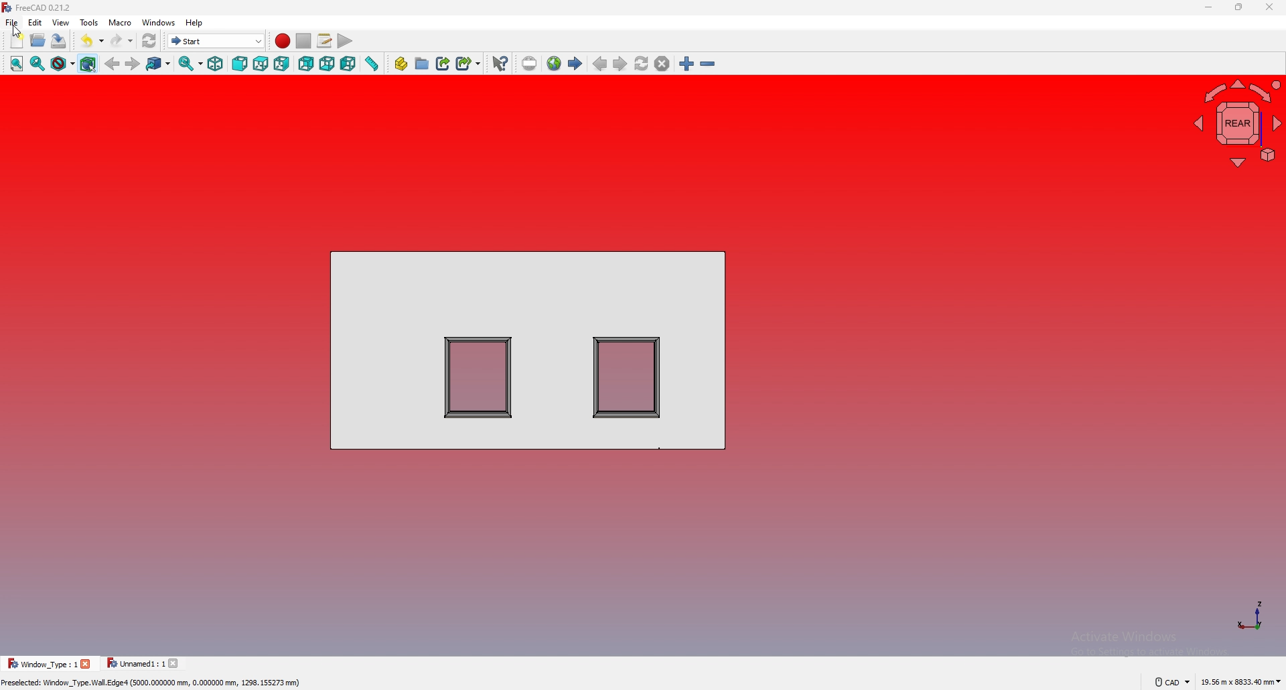  Describe the element at coordinates (86, 664) in the screenshot. I see `close` at that location.